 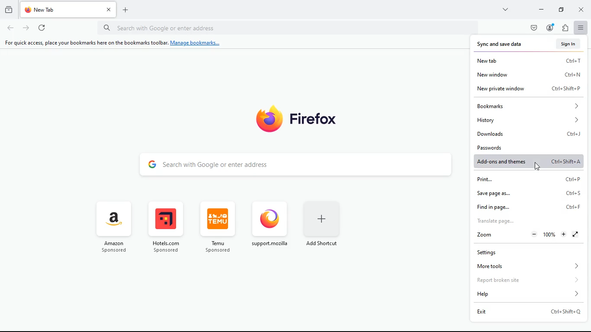 I want to click on zoom, so click(x=496, y=235).